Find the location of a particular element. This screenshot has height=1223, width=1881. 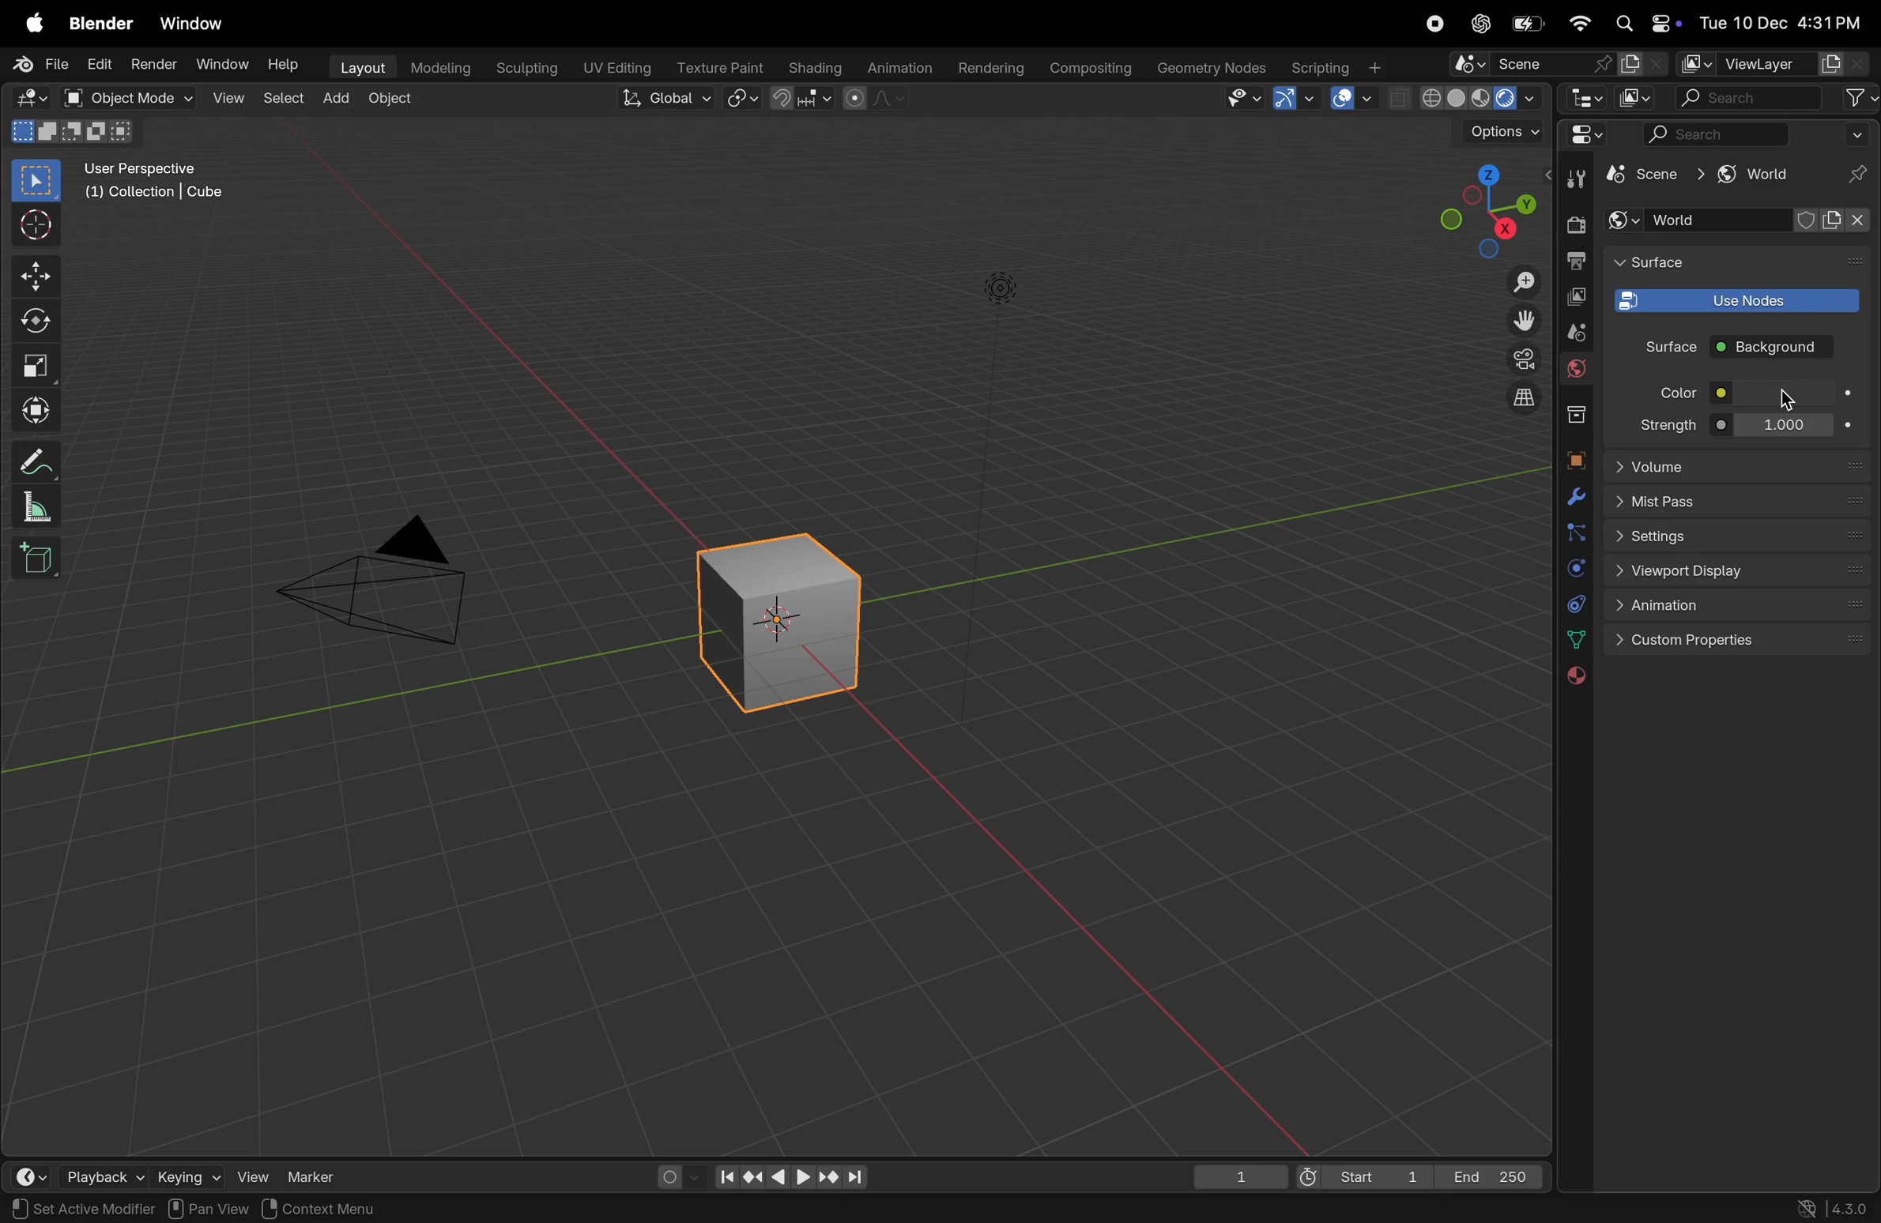

image is located at coordinates (1638, 97).